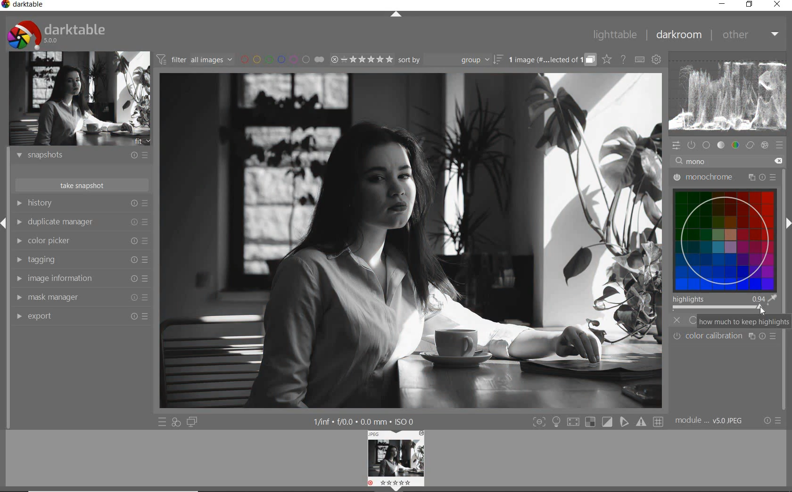  Describe the element at coordinates (780, 145) in the screenshot. I see `presets` at that location.